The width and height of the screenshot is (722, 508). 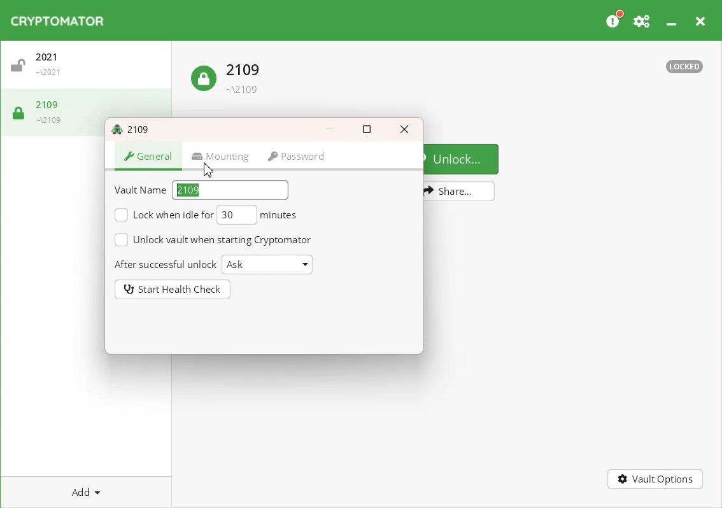 What do you see at coordinates (150, 157) in the screenshot?
I see `General` at bounding box center [150, 157].